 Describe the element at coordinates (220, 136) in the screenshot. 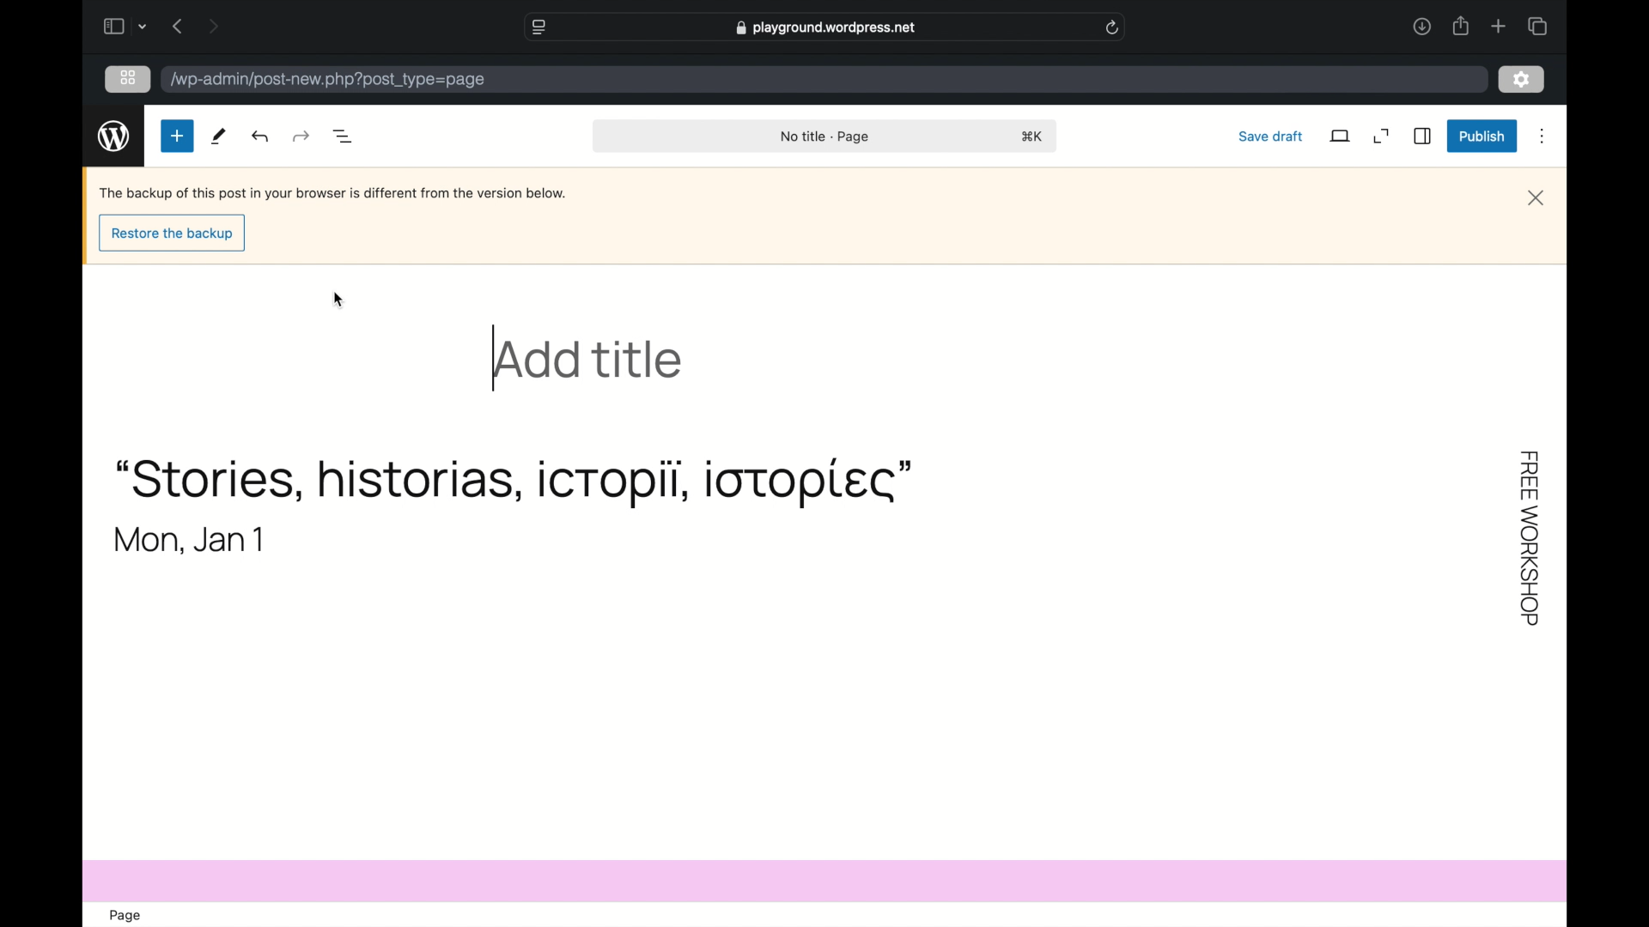

I see `tools` at that location.